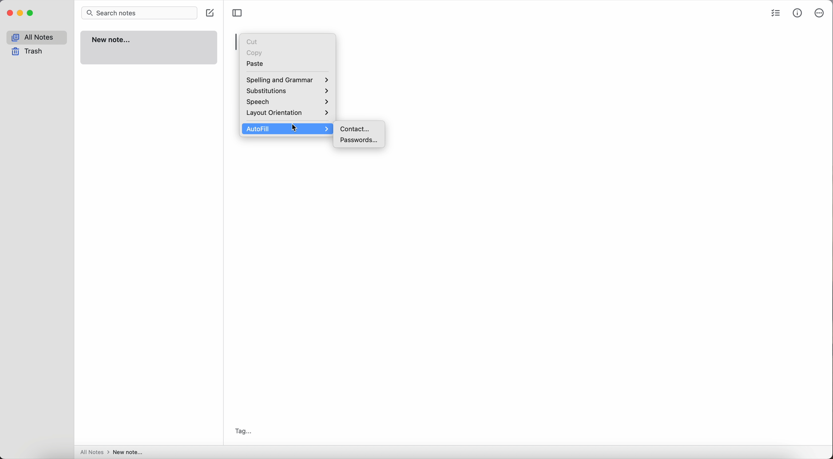  Describe the element at coordinates (287, 80) in the screenshot. I see `spelling and grammar` at that location.